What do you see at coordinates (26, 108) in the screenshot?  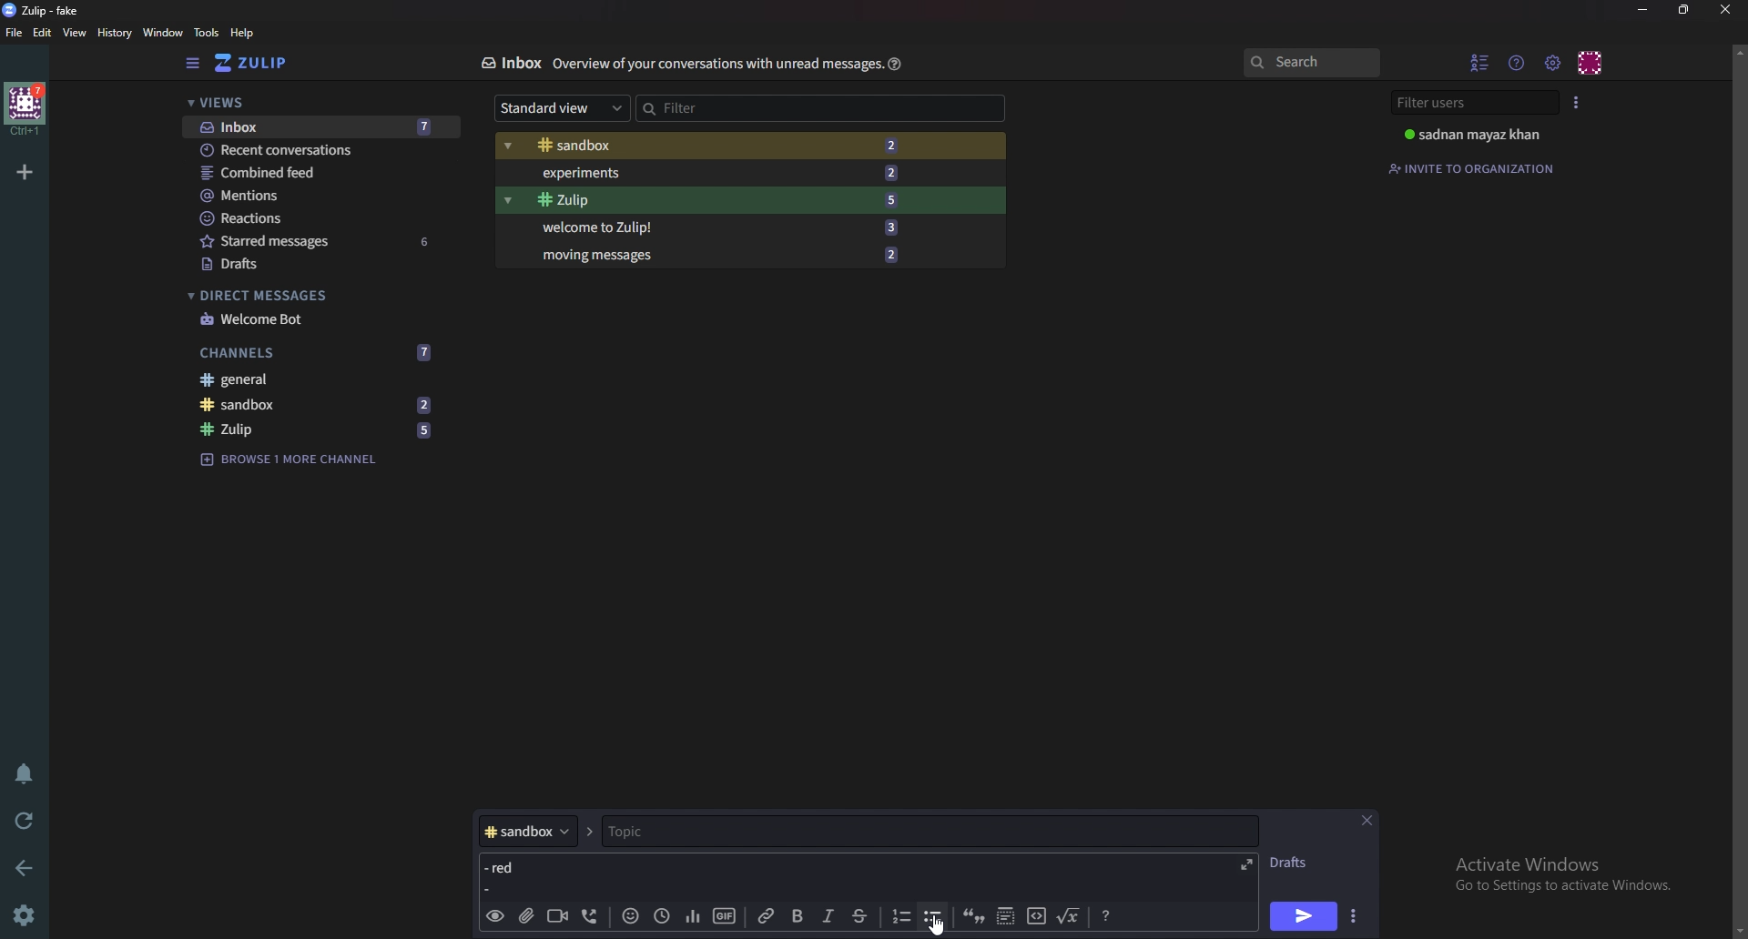 I see `Home` at bounding box center [26, 108].